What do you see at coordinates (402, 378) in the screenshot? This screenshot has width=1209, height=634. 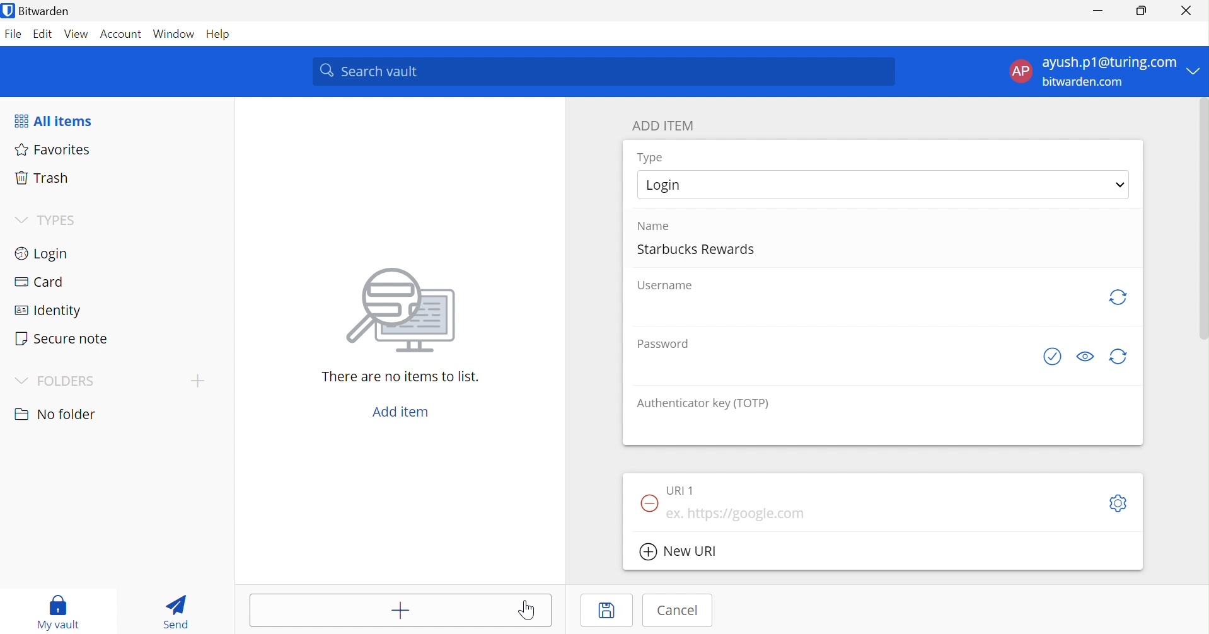 I see `There are no items to list.` at bounding box center [402, 378].